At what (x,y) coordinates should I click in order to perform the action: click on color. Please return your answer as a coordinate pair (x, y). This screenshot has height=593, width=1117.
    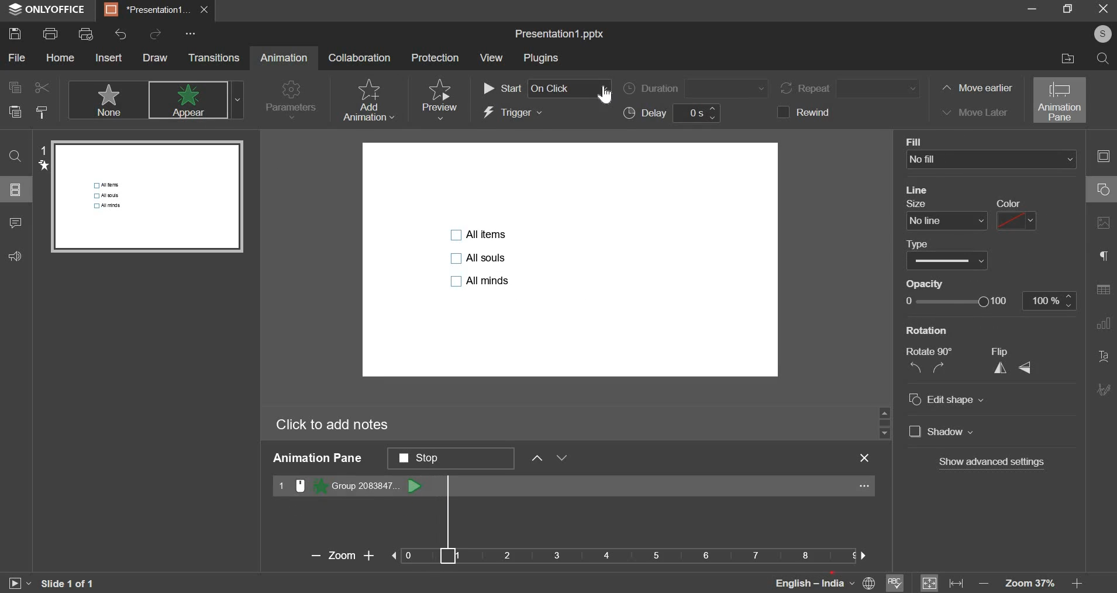
    Looking at the image, I should click on (1015, 220).